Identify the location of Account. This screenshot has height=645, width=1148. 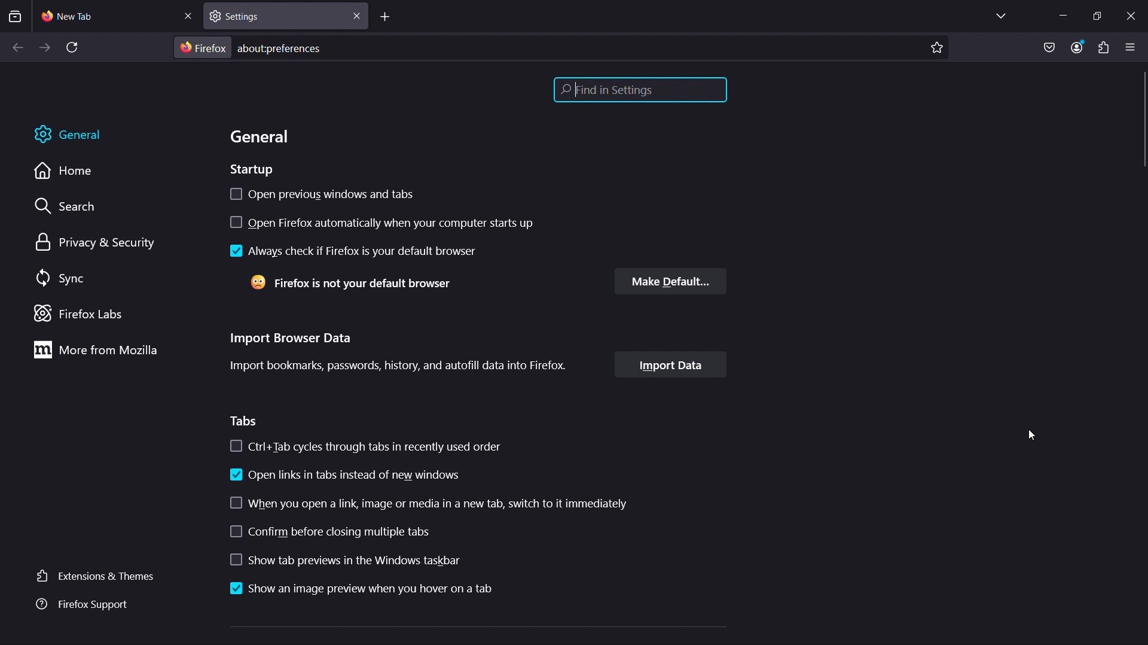
(1079, 47).